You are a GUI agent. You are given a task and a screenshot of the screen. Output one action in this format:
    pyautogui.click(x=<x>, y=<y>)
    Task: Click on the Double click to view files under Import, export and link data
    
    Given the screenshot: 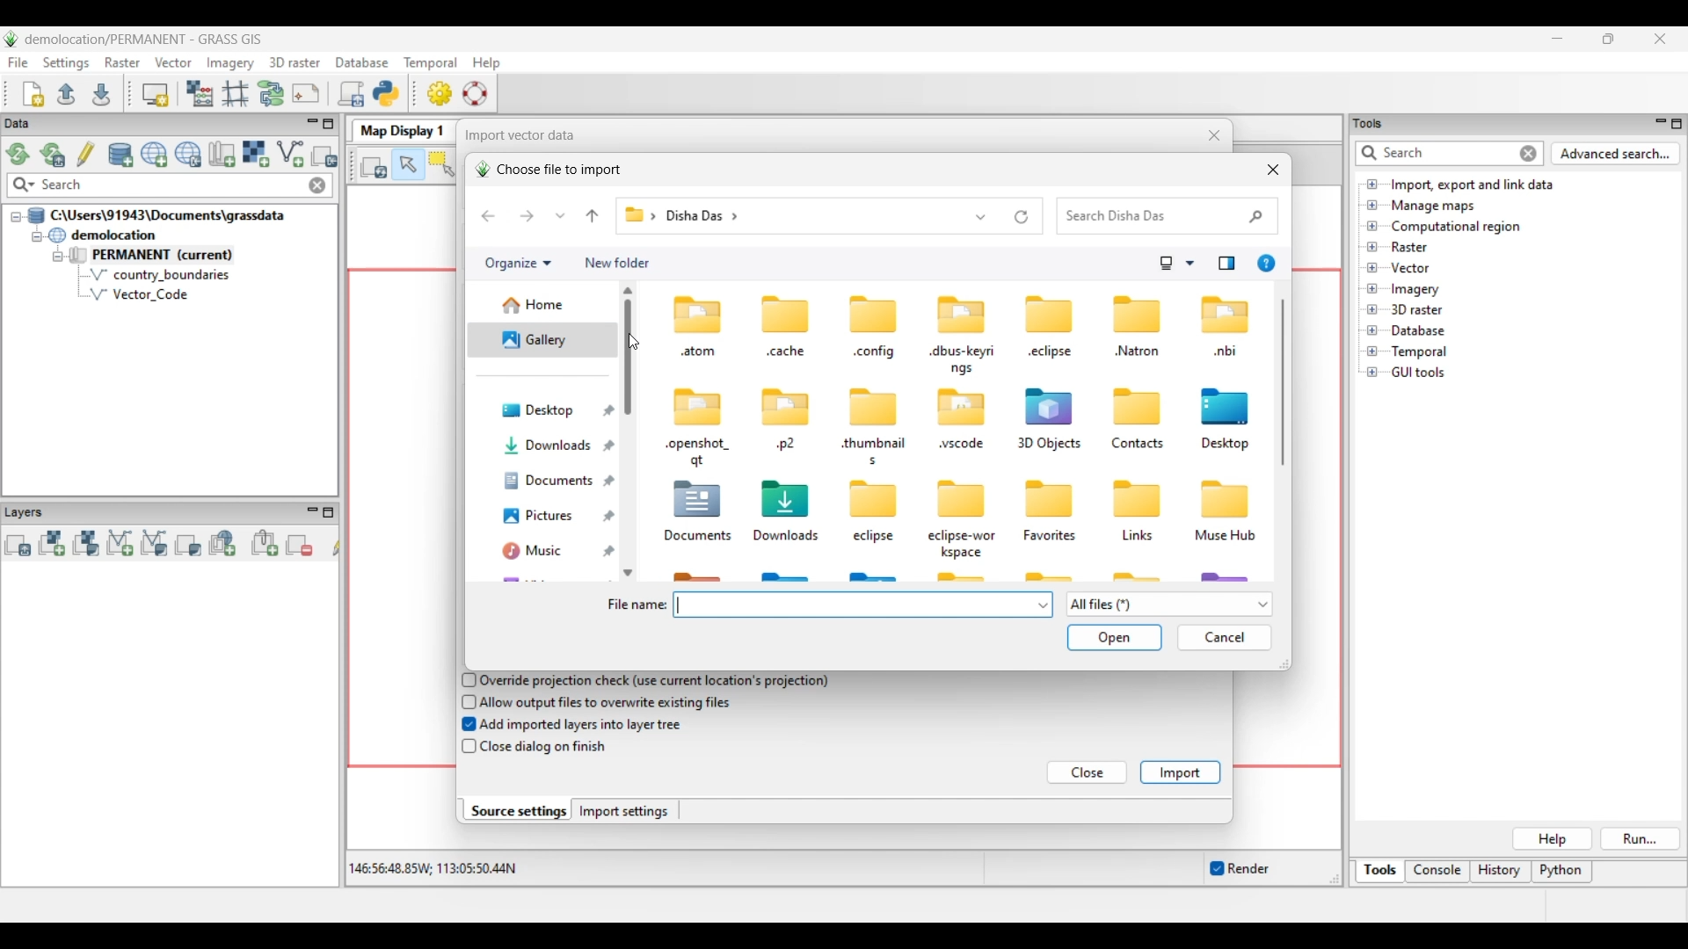 What is the action you would take?
    pyautogui.click(x=1473, y=185)
    